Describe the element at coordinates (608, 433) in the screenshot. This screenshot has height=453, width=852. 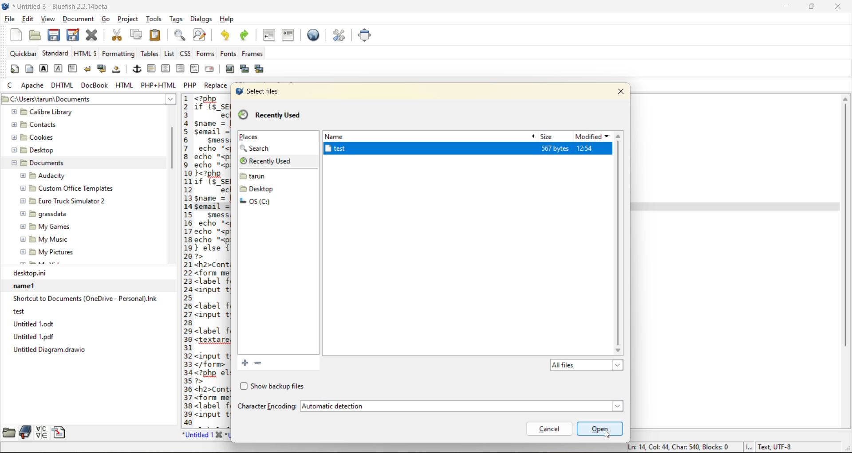
I see `cursor` at that location.